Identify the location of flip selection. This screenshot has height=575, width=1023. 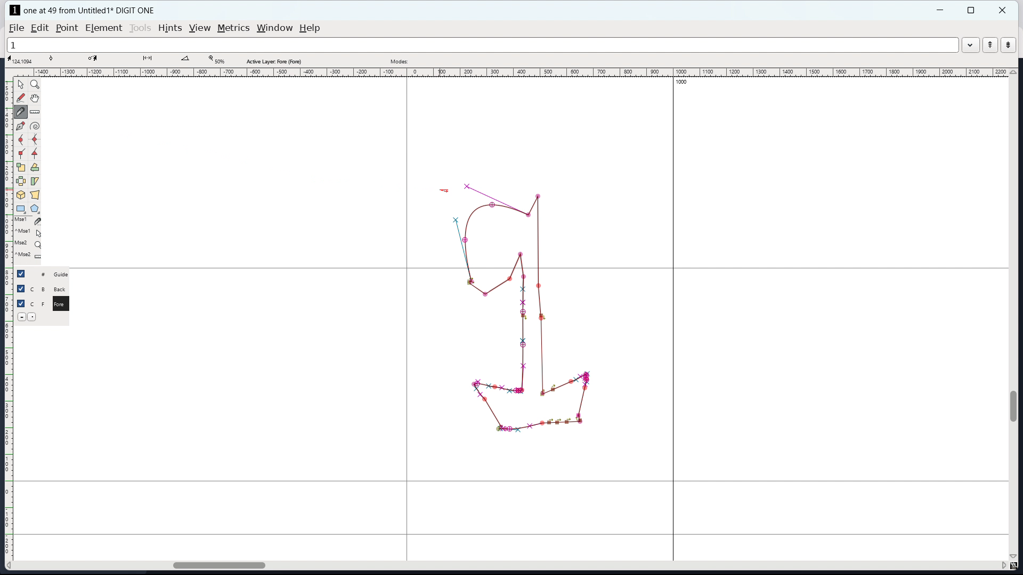
(20, 181).